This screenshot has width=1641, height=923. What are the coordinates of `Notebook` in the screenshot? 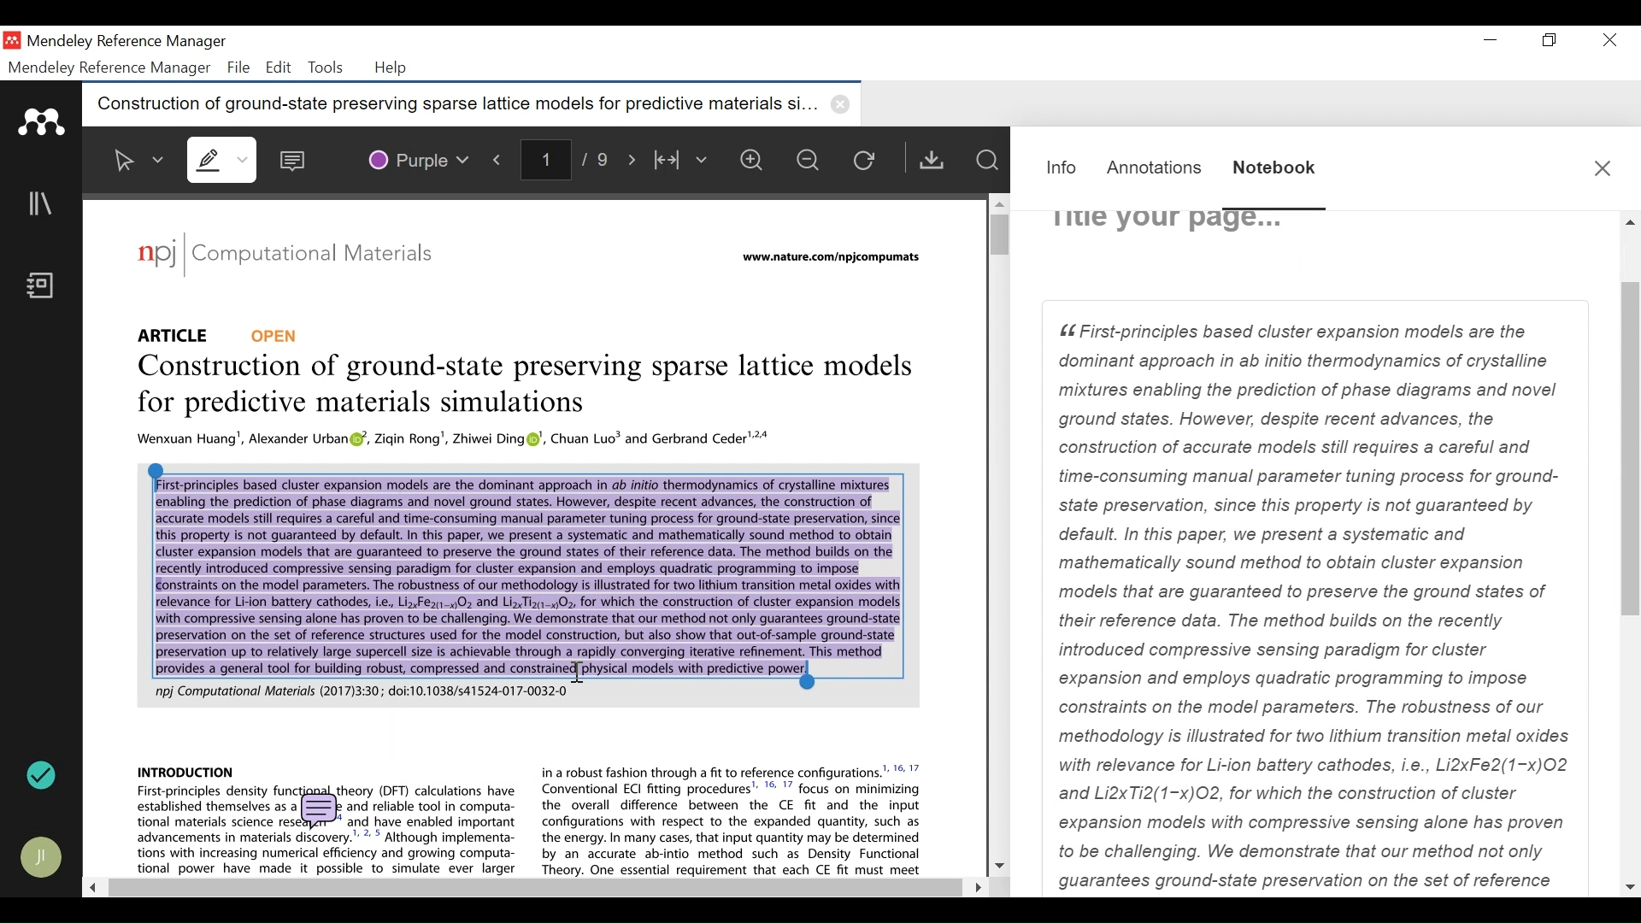 It's located at (1274, 171).